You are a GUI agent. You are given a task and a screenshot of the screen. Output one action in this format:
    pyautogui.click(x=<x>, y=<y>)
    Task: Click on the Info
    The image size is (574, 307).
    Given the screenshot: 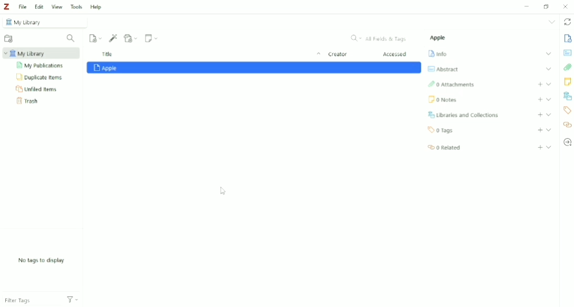 What is the action you would take?
    pyautogui.click(x=438, y=54)
    